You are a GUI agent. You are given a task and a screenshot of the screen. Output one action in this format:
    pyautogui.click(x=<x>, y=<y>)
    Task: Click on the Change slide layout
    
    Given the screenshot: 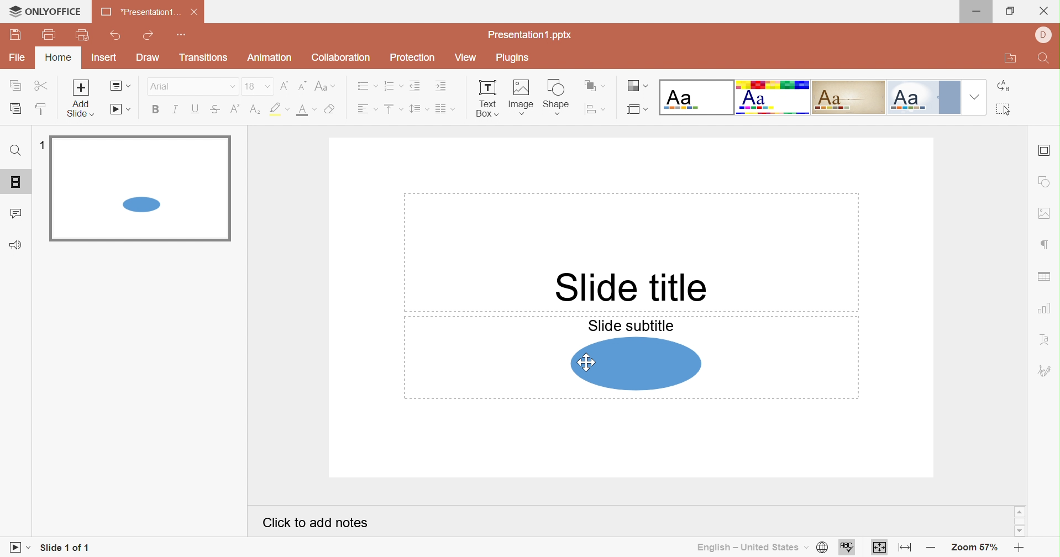 What is the action you would take?
    pyautogui.click(x=120, y=87)
    